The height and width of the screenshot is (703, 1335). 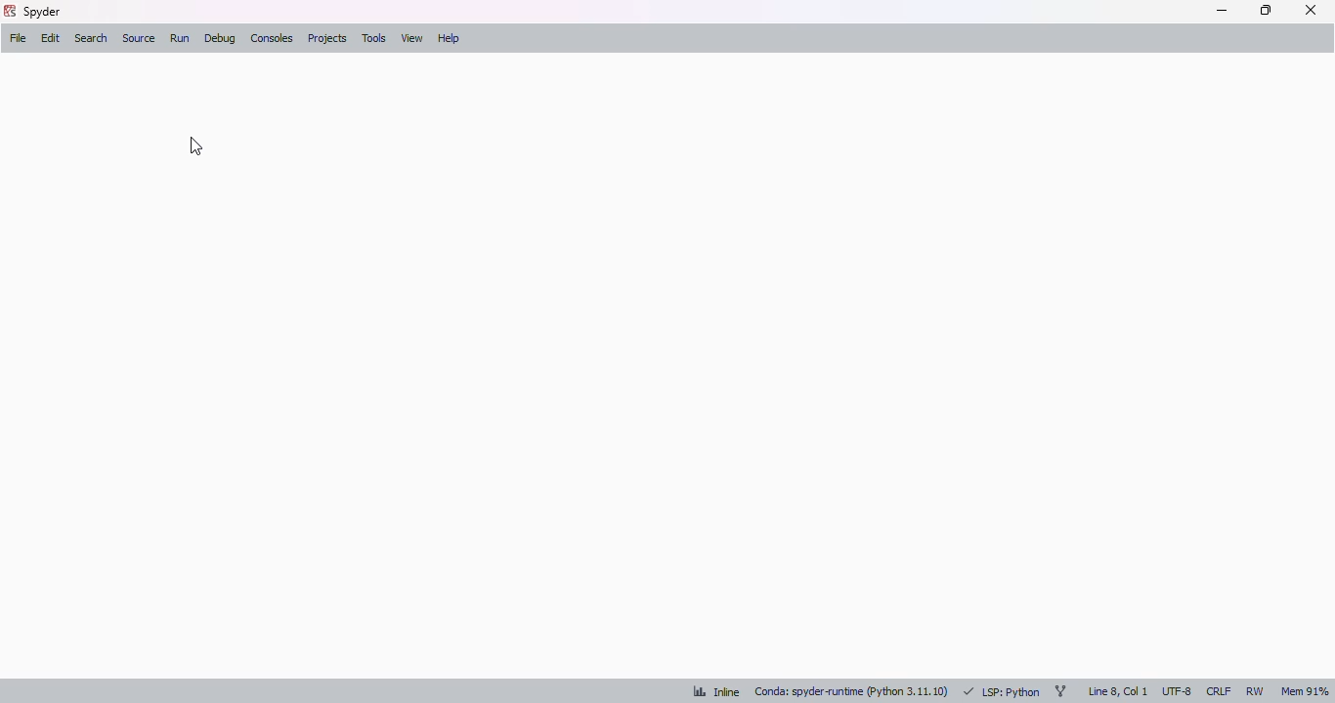 I want to click on LSP: python, so click(x=1001, y=692).